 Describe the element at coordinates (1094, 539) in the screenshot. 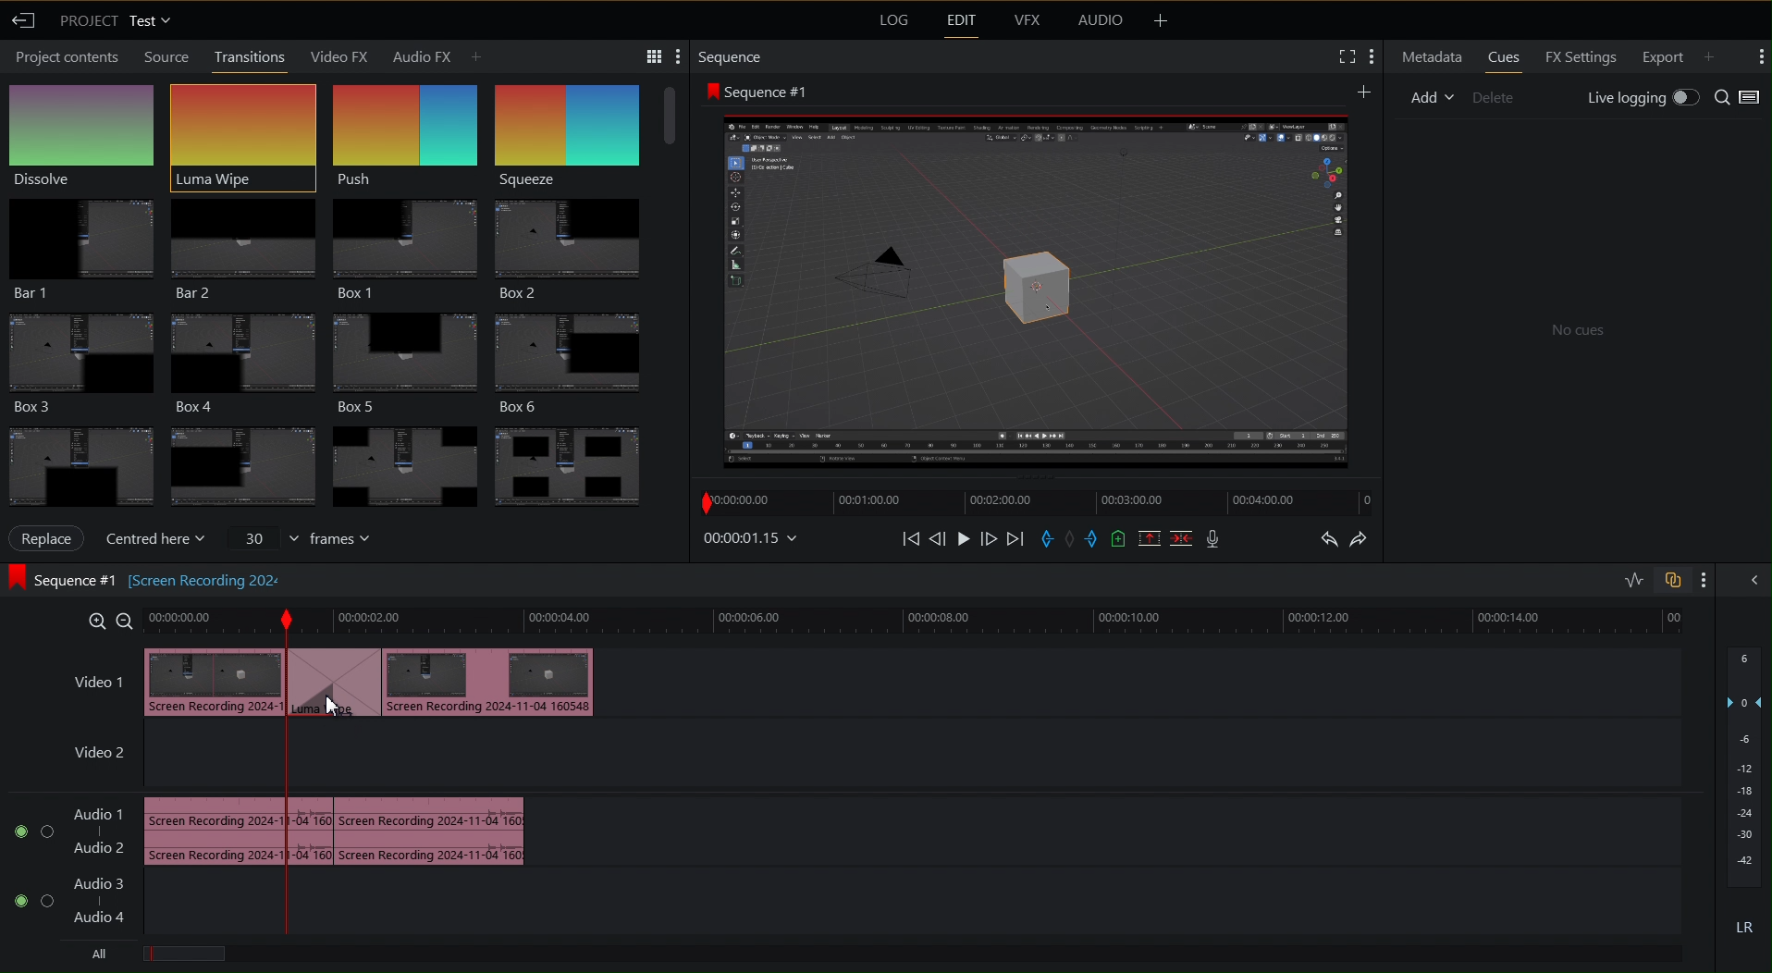

I see `Exit Marker` at that location.